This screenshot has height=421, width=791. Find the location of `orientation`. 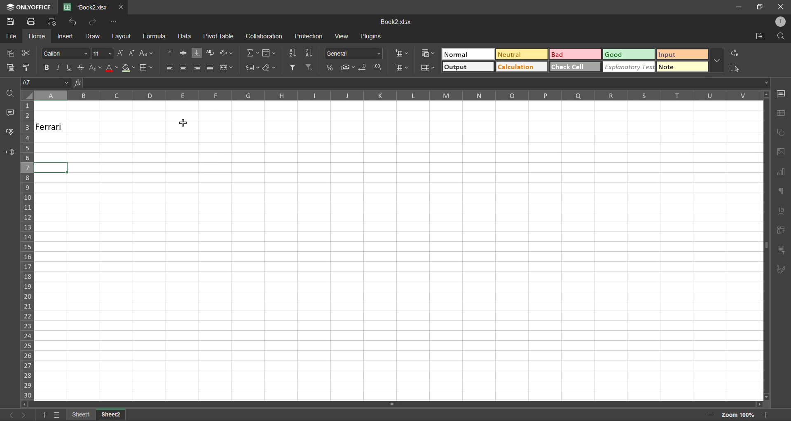

orientation is located at coordinates (227, 52).